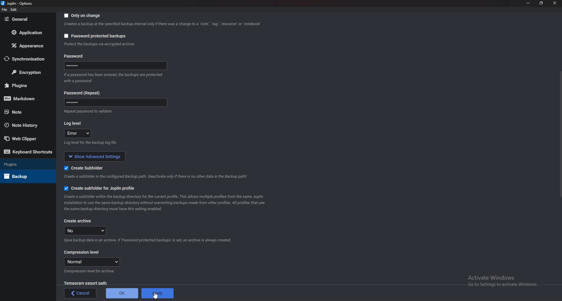 This screenshot has height=301, width=562. Describe the element at coordinates (90, 271) in the screenshot. I see `Info` at that location.